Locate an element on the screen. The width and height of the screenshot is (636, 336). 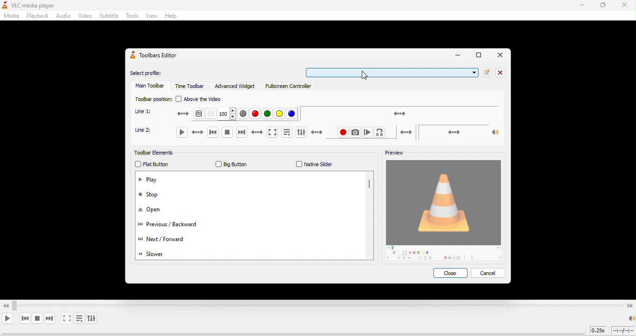
frame by frame is located at coordinates (369, 133).